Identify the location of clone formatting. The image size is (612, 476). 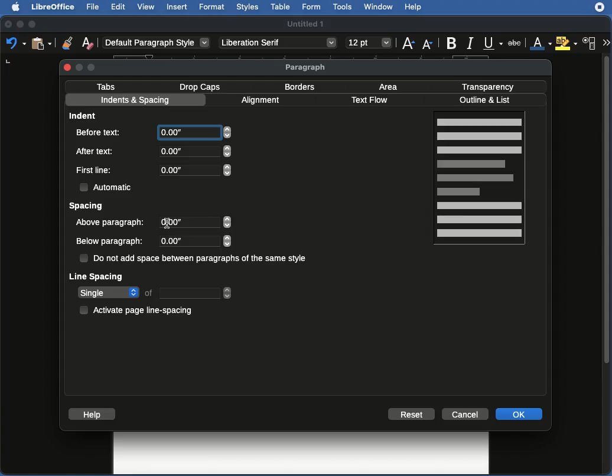
(64, 43).